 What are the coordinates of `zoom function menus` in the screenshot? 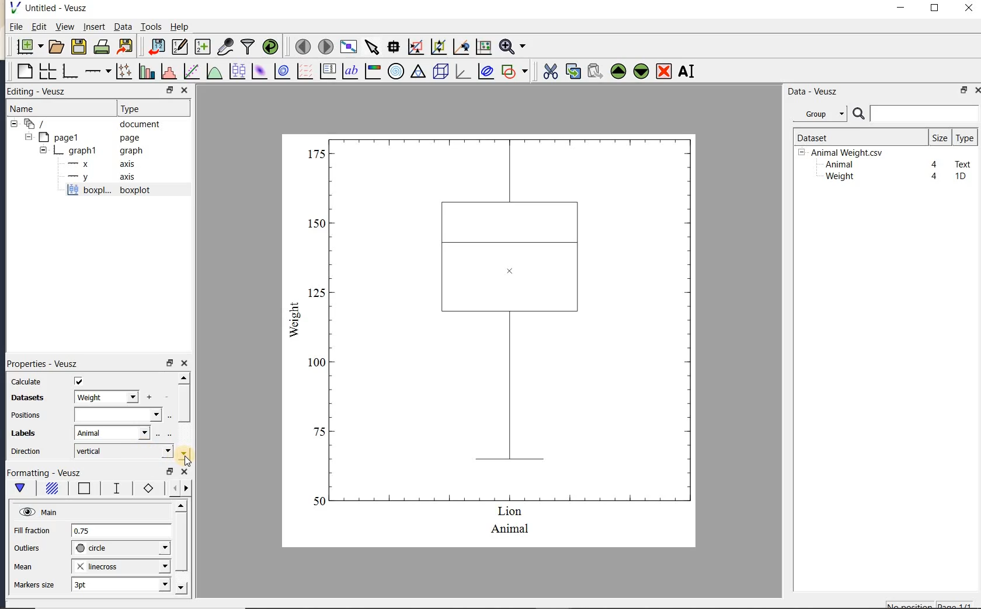 It's located at (512, 47).